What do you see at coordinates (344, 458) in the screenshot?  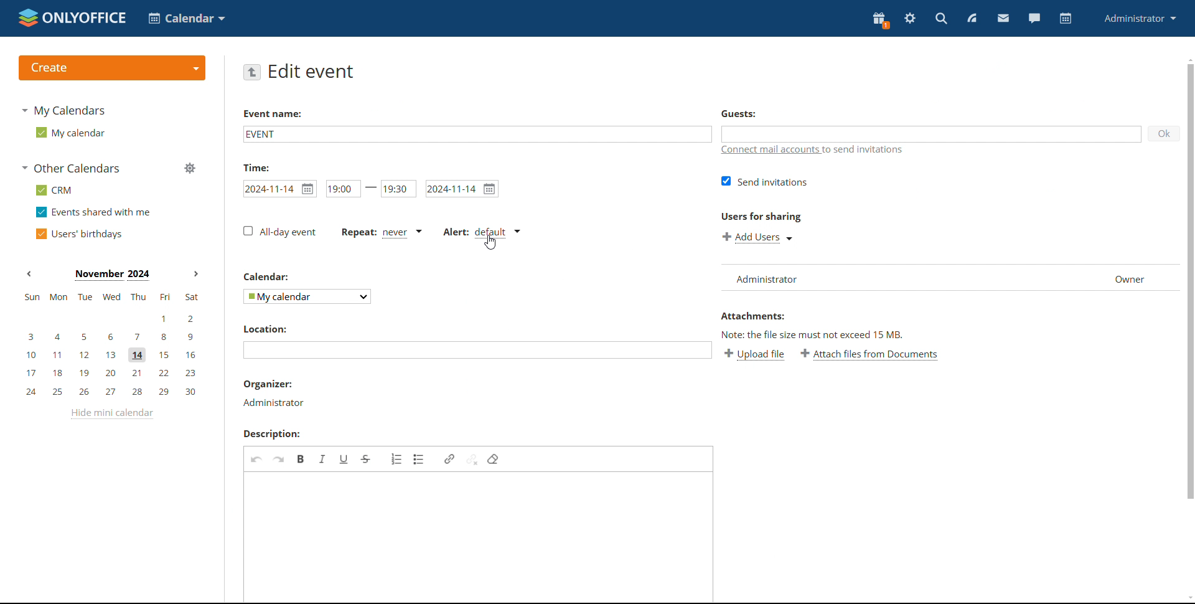 I see `underline` at bounding box center [344, 458].